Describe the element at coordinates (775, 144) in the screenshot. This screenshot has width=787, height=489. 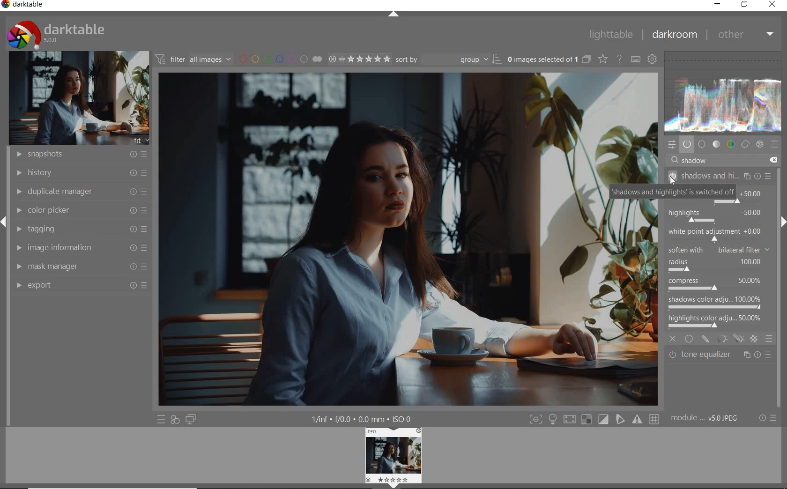
I see `presets` at that location.